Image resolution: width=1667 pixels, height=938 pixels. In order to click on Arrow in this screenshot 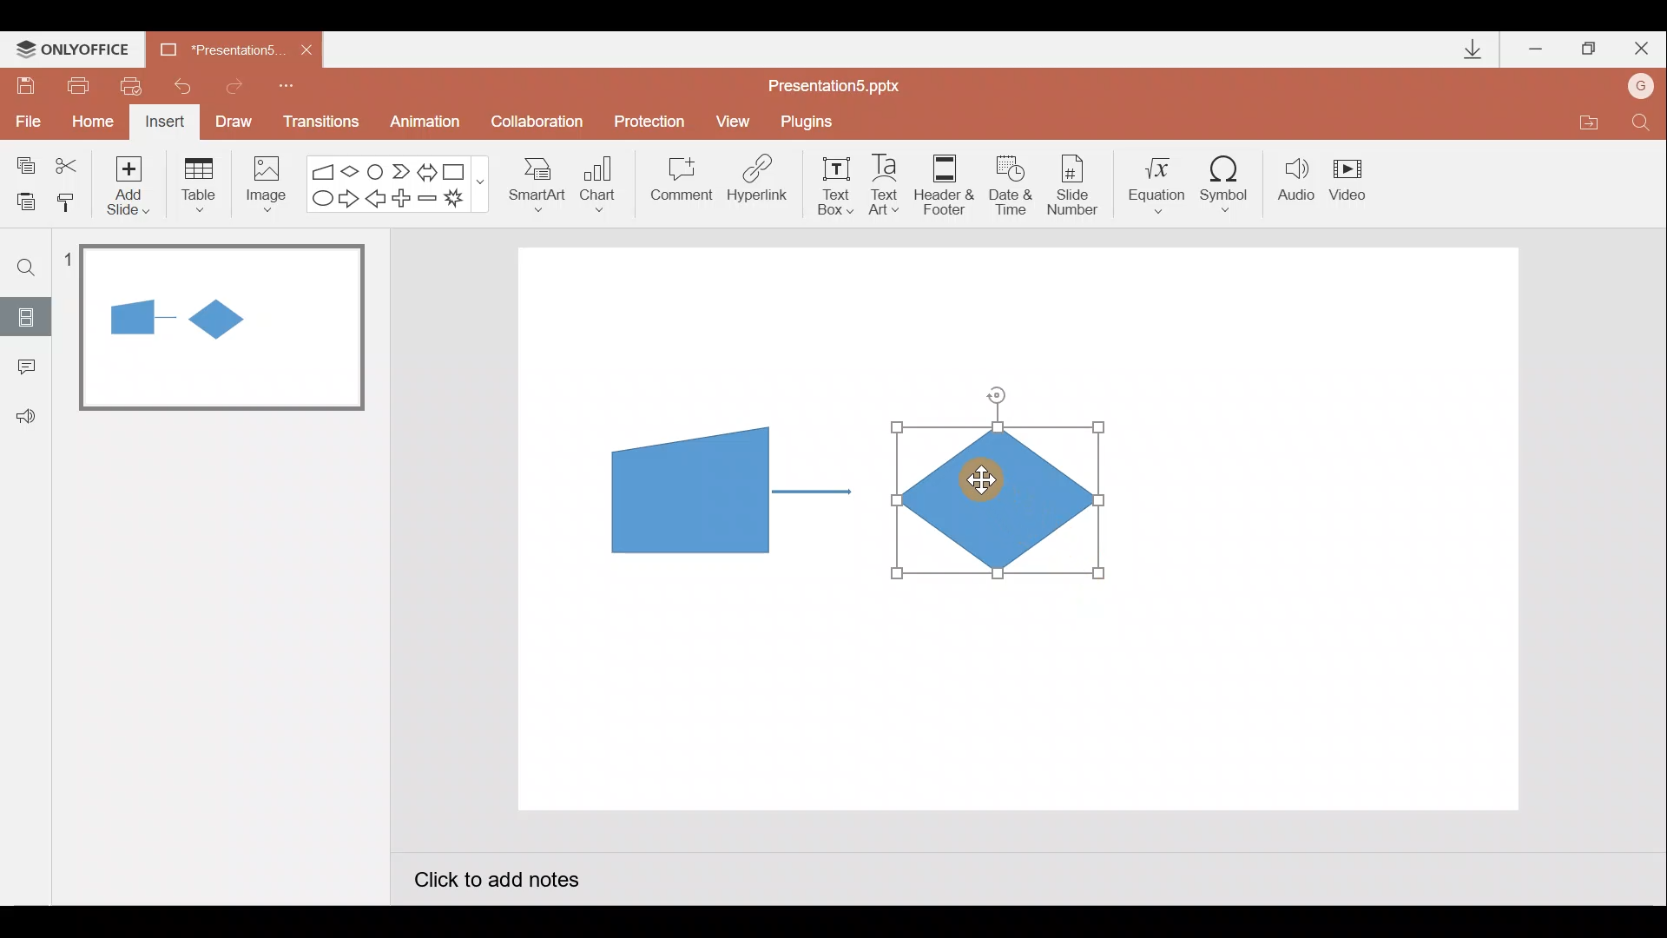, I will do `click(812, 492)`.